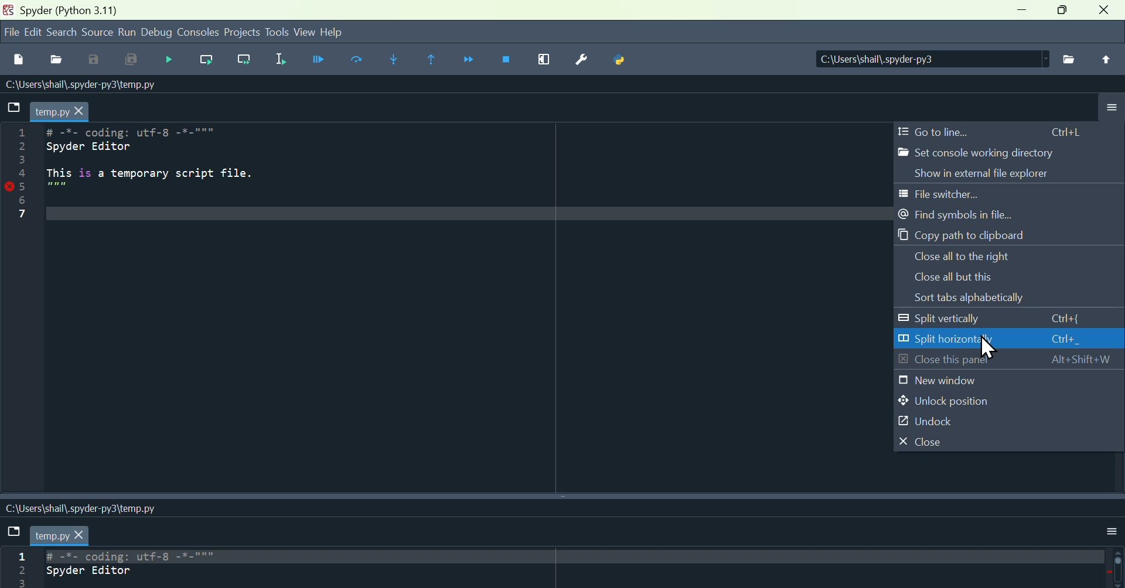  What do you see at coordinates (437, 60) in the screenshot?
I see `execute until same function return` at bounding box center [437, 60].